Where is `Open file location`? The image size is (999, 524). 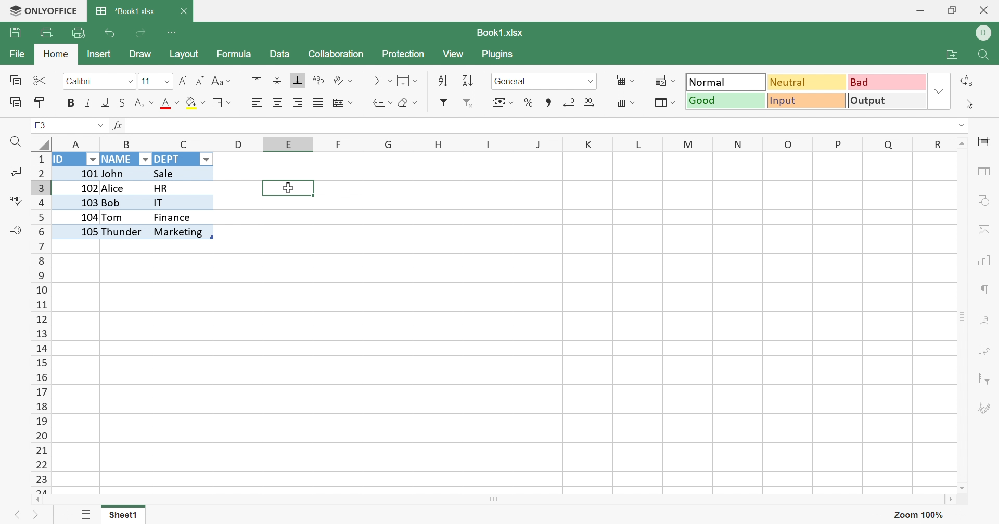
Open file location is located at coordinates (947, 56).